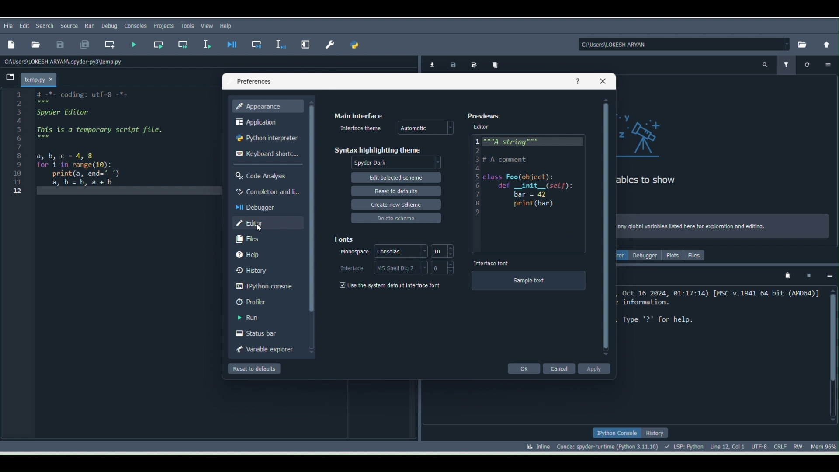  What do you see at coordinates (485, 116) in the screenshot?
I see `Previews` at bounding box center [485, 116].